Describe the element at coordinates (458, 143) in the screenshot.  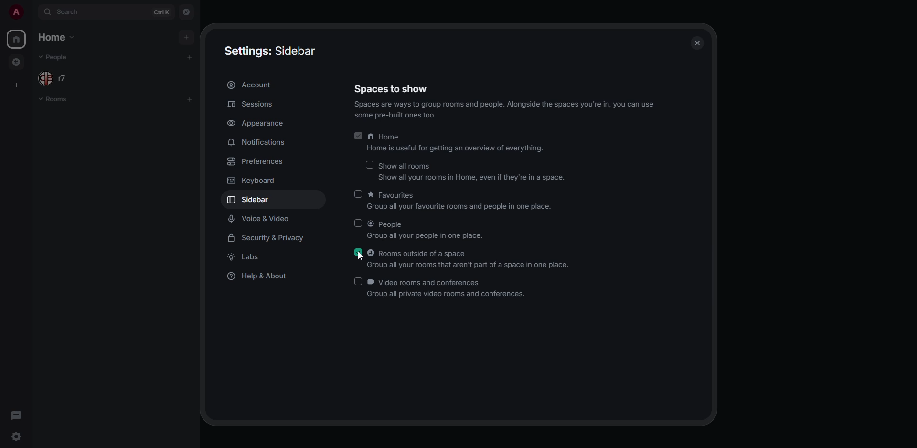
I see `Home Home is useful for getting an overview of everything.` at that location.